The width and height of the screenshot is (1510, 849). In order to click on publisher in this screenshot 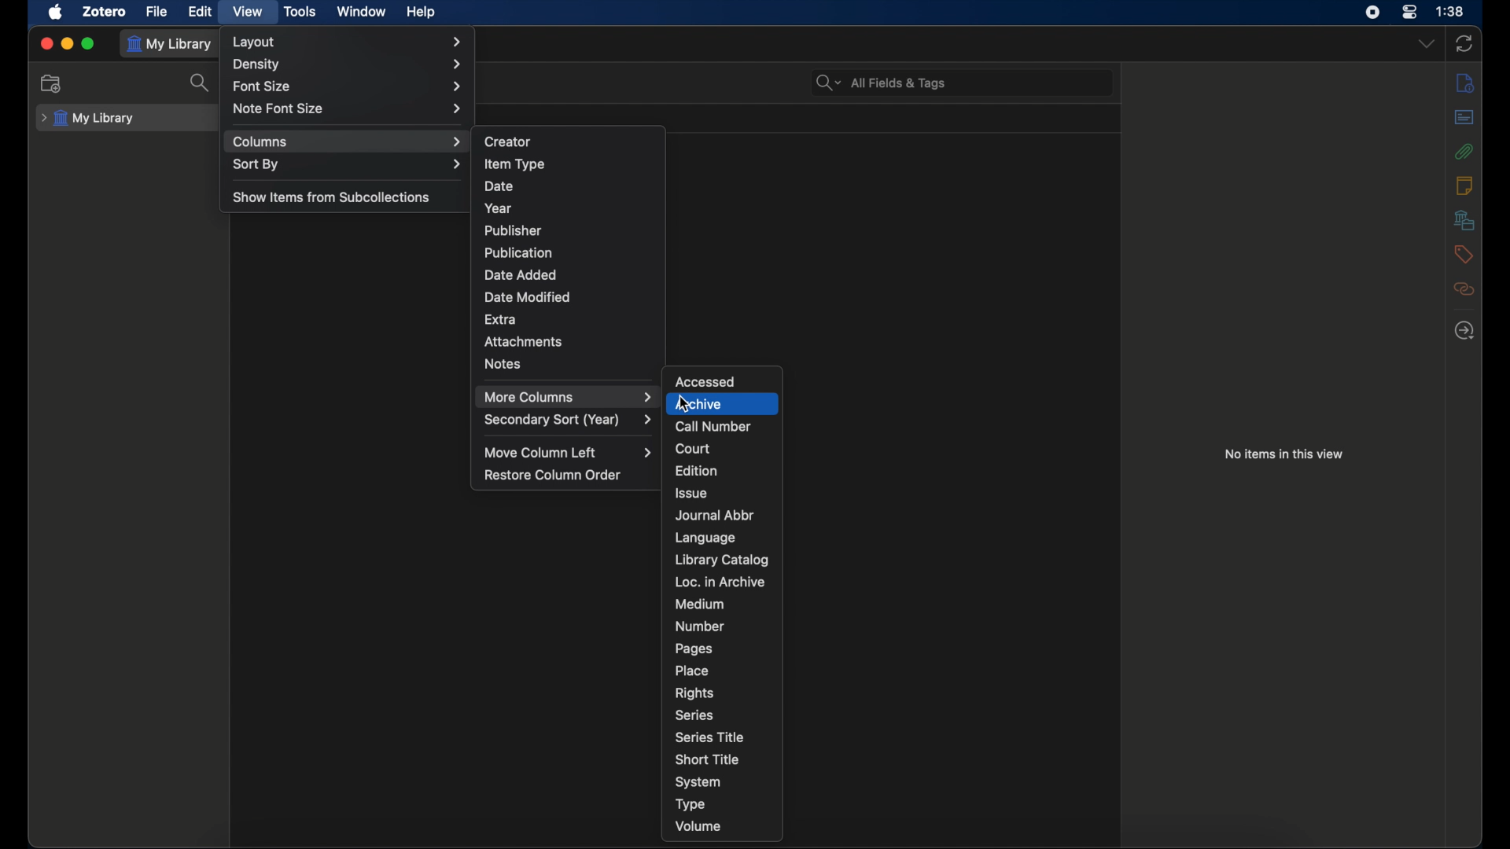, I will do `click(514, 230)`.